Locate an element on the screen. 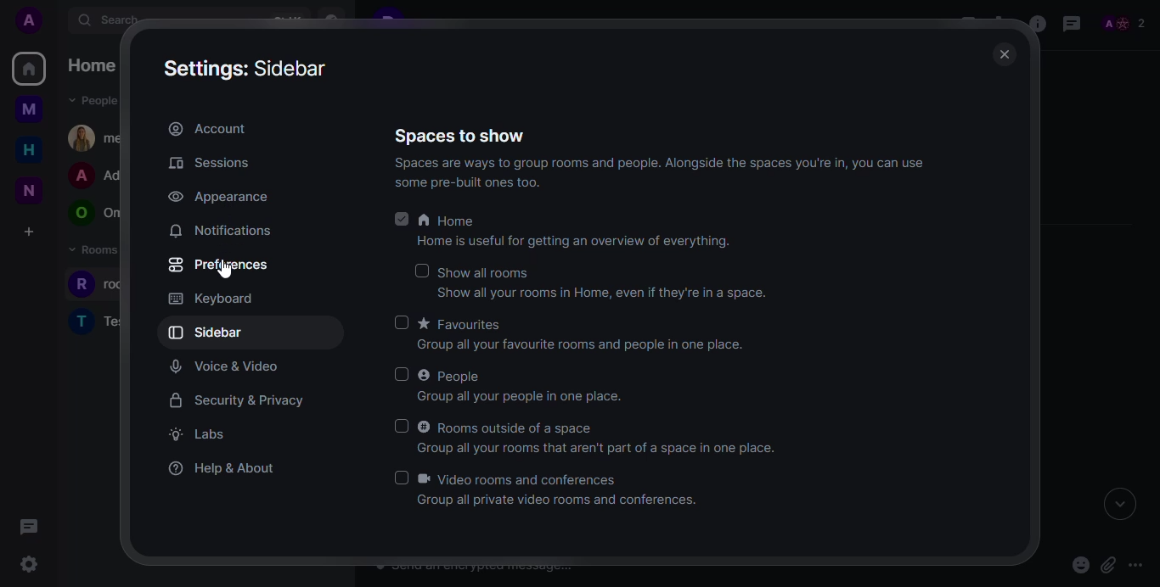 This screenshot has height=587, width=1160. favorites is located at coordinates (462, 323).